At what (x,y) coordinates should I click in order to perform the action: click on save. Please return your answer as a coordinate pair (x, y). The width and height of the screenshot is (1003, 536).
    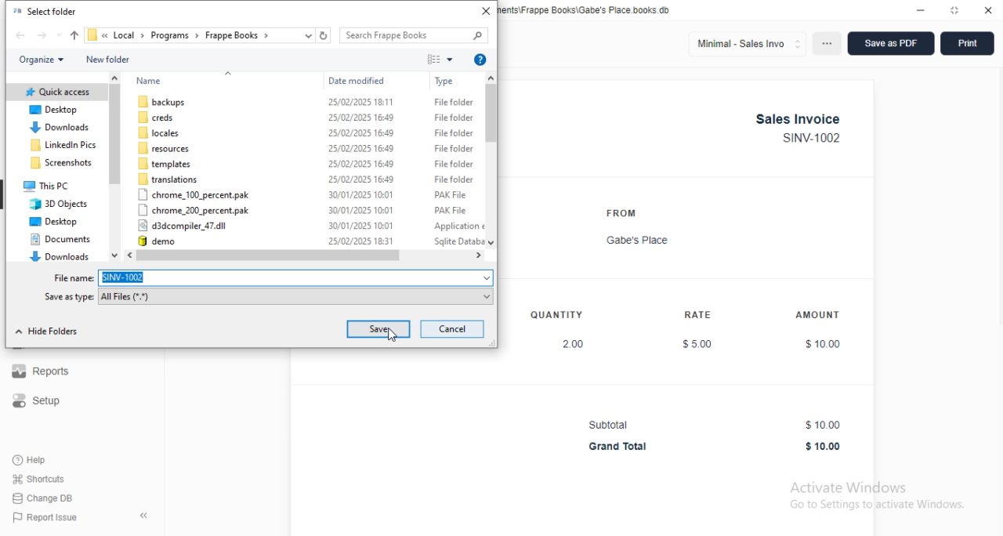
    Looking at the image, I should click on (378, 329).